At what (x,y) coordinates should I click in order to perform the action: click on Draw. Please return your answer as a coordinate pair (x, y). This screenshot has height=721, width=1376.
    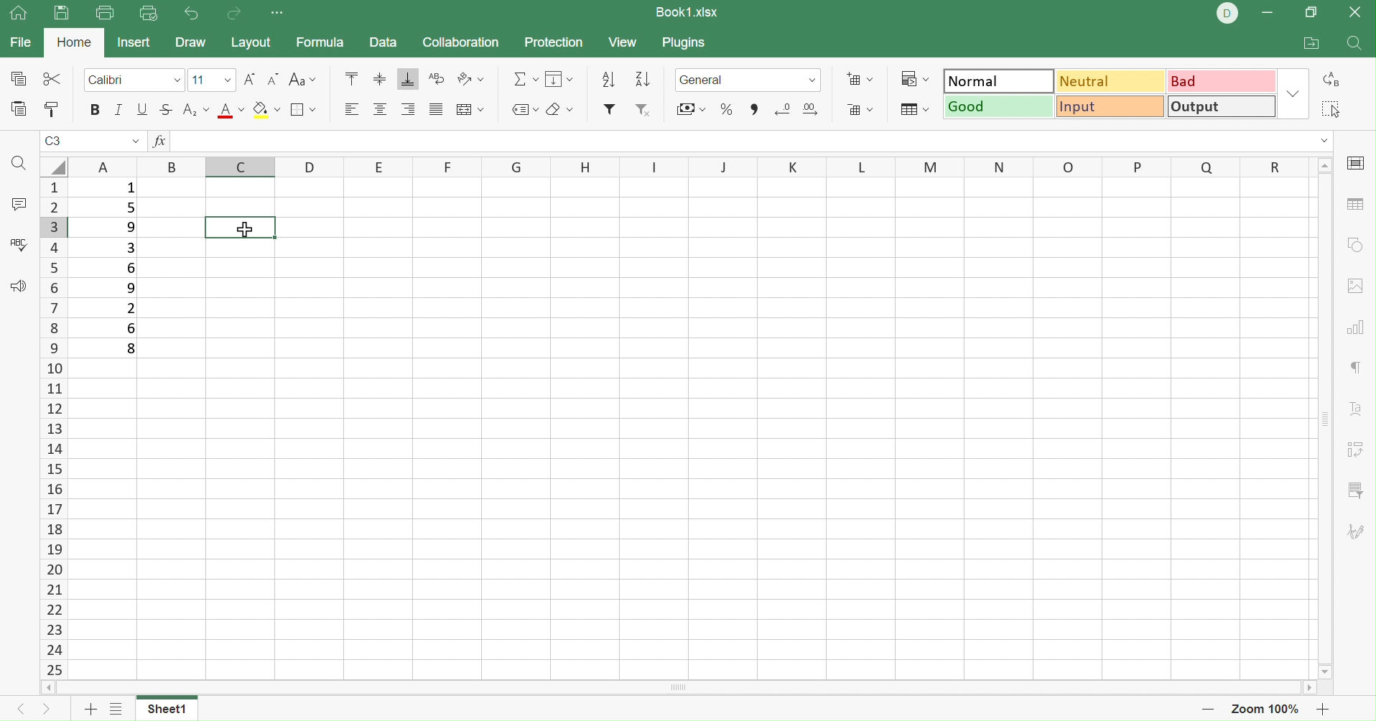
    Looking at the image, I should click on (190, 42).